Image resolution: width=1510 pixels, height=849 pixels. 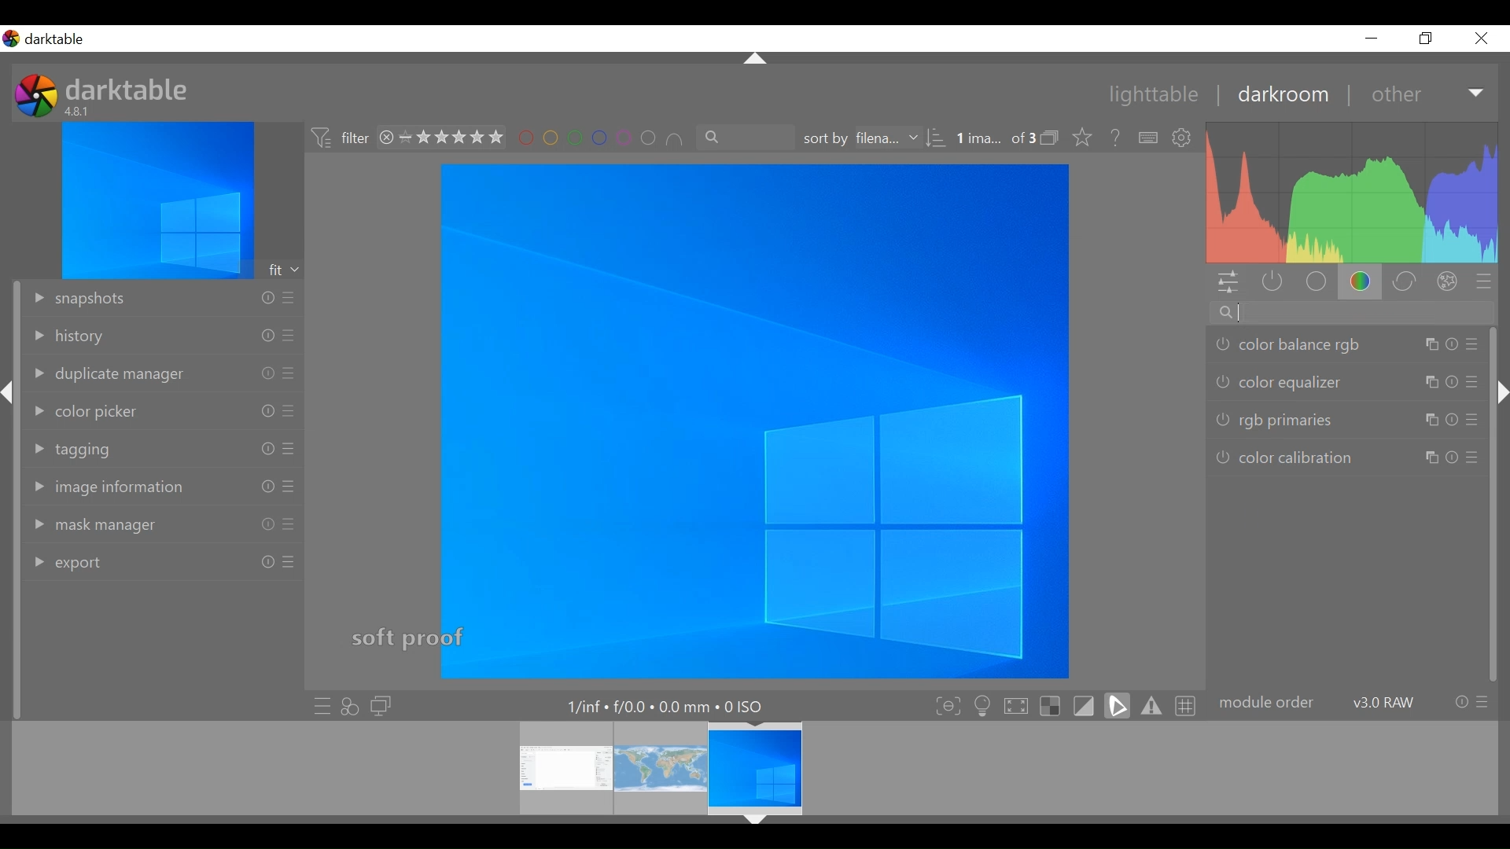 What do you see at coordinates (1276, 421) in the screenshot?
I see `rgb primaries` at bounding box center [1276, 421].